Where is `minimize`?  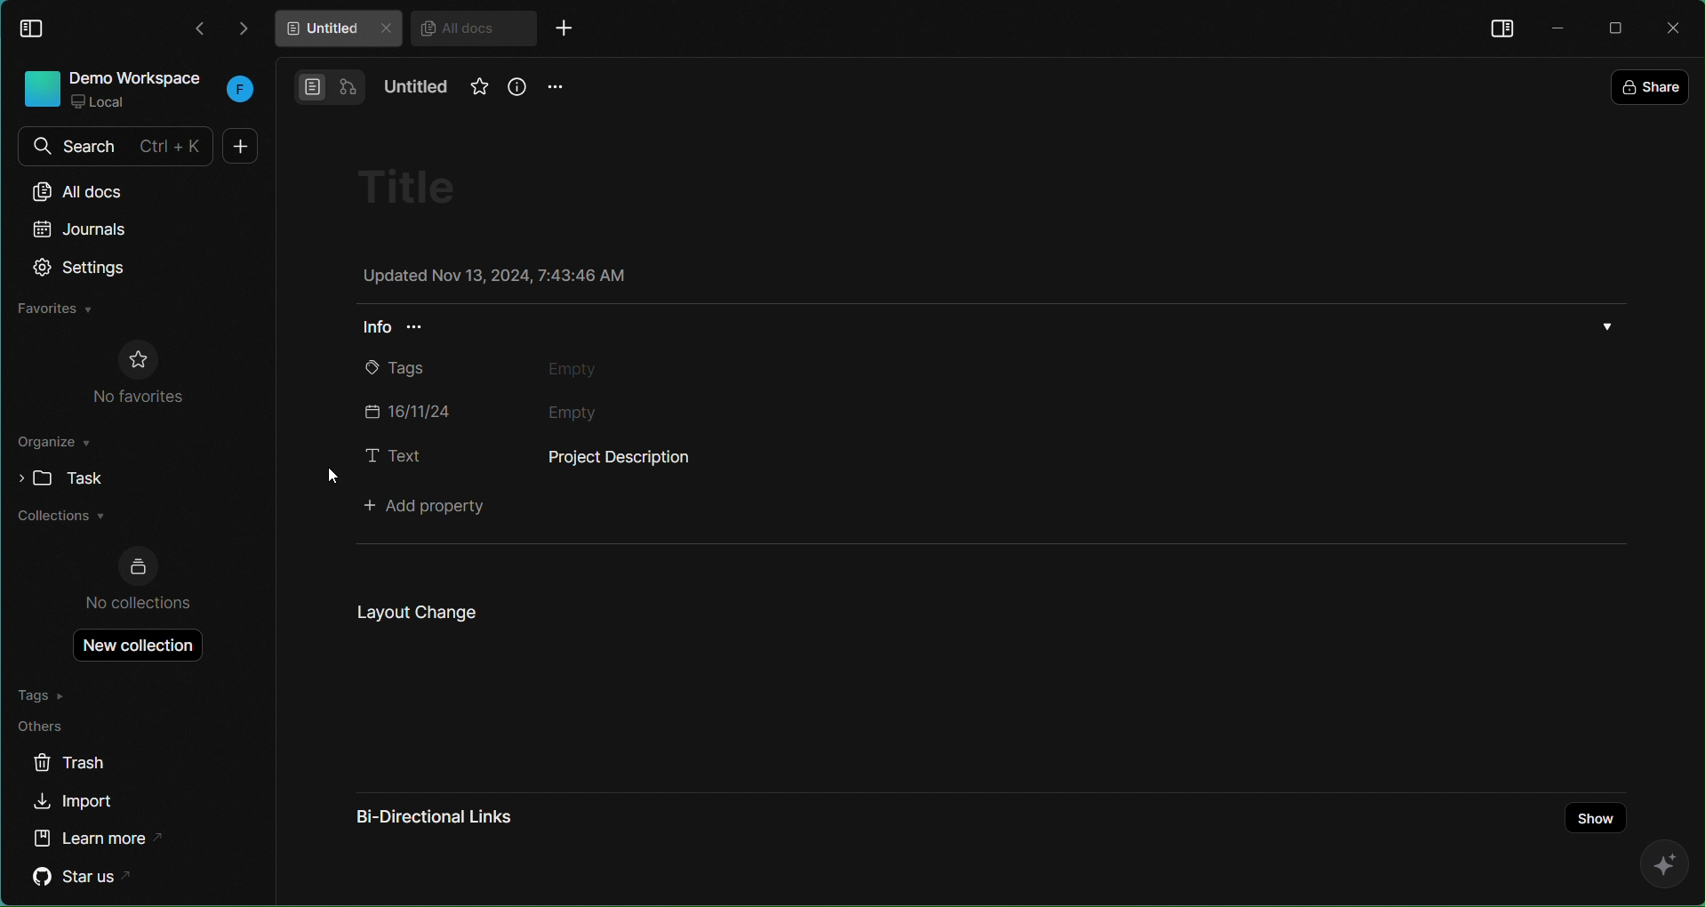
minimize is located at coordinates (1556, 25).